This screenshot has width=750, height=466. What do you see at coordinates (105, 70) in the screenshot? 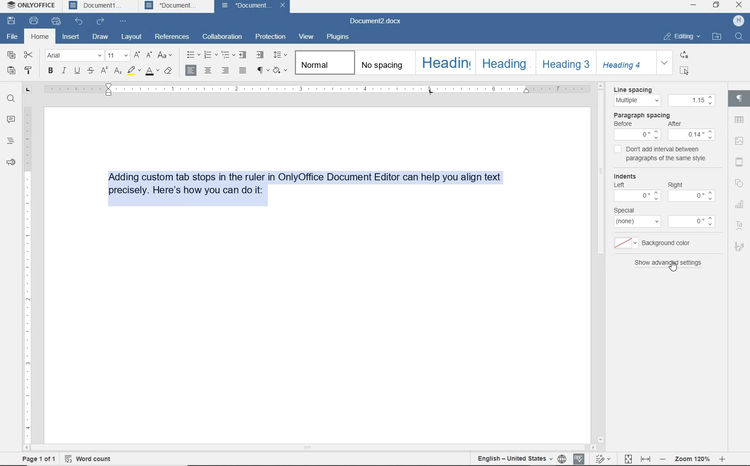
I see `superscript` at bounding box center [105, 70].